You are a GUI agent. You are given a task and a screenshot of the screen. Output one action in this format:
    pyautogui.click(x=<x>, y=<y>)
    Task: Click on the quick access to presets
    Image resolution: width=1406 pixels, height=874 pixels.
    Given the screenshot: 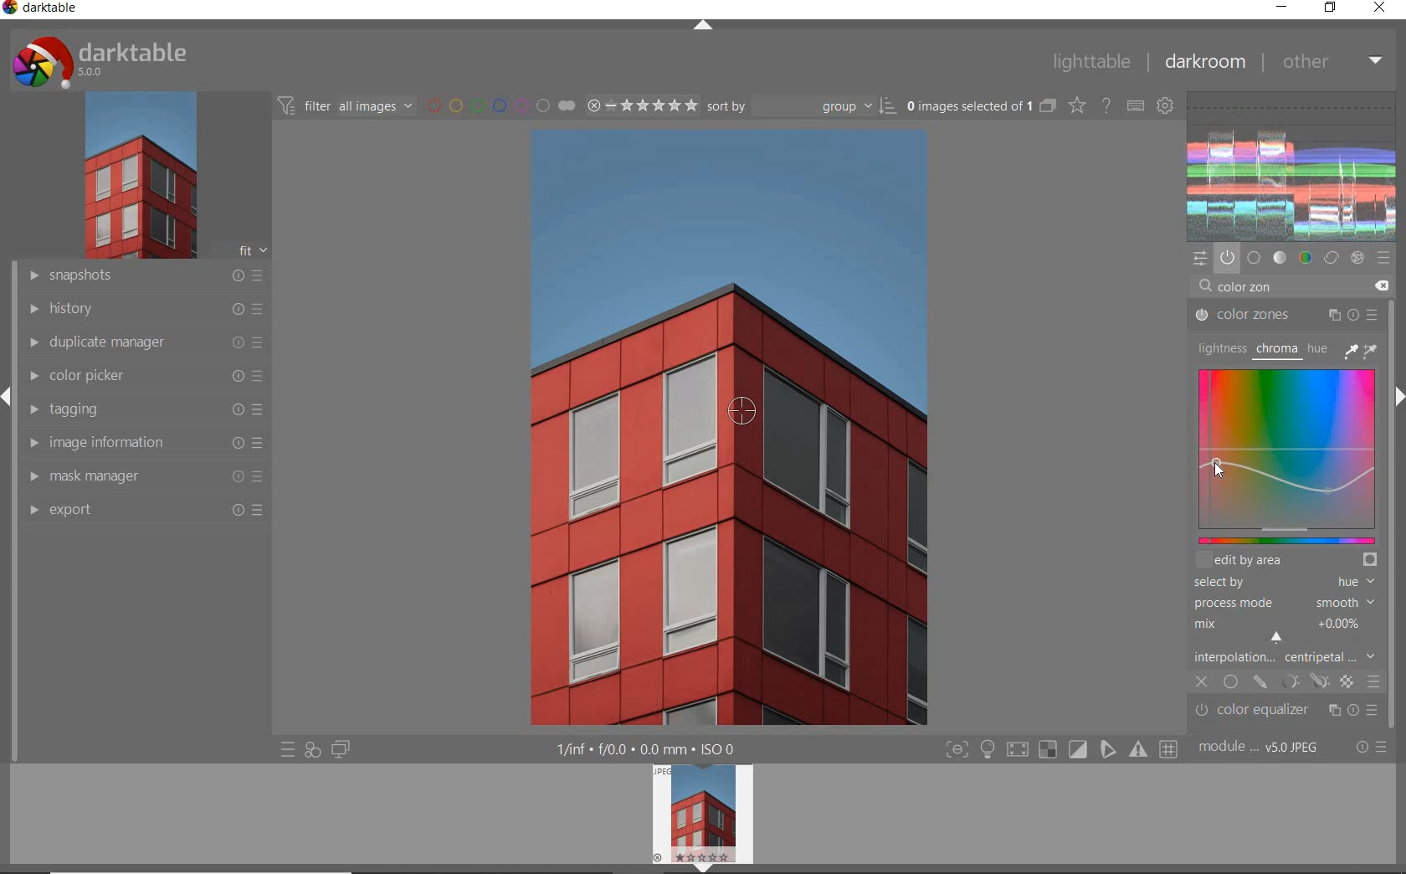 What is the action you would take?
    pyautogui.click(x=288, y=751)
    